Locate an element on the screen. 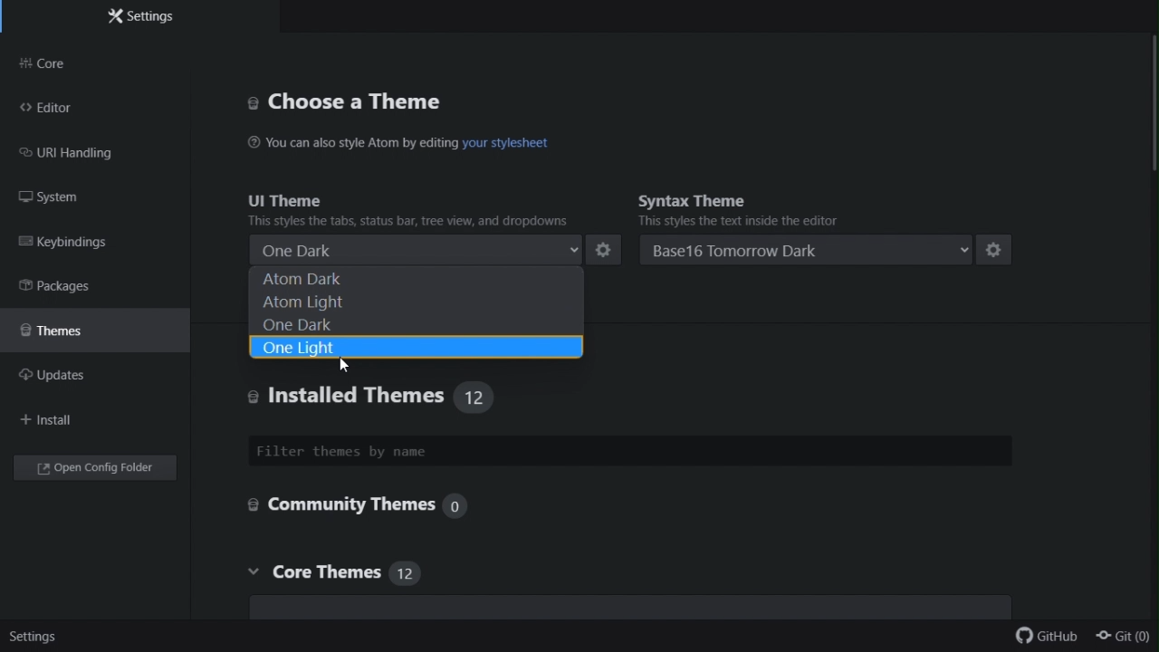 The height and width of the screenshot is (652, 1159). Updates is located at coordinates (67, 377).